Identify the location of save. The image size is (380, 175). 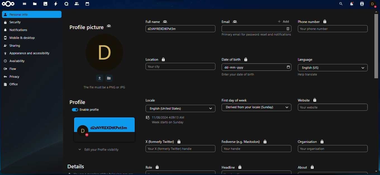
(109, 78).